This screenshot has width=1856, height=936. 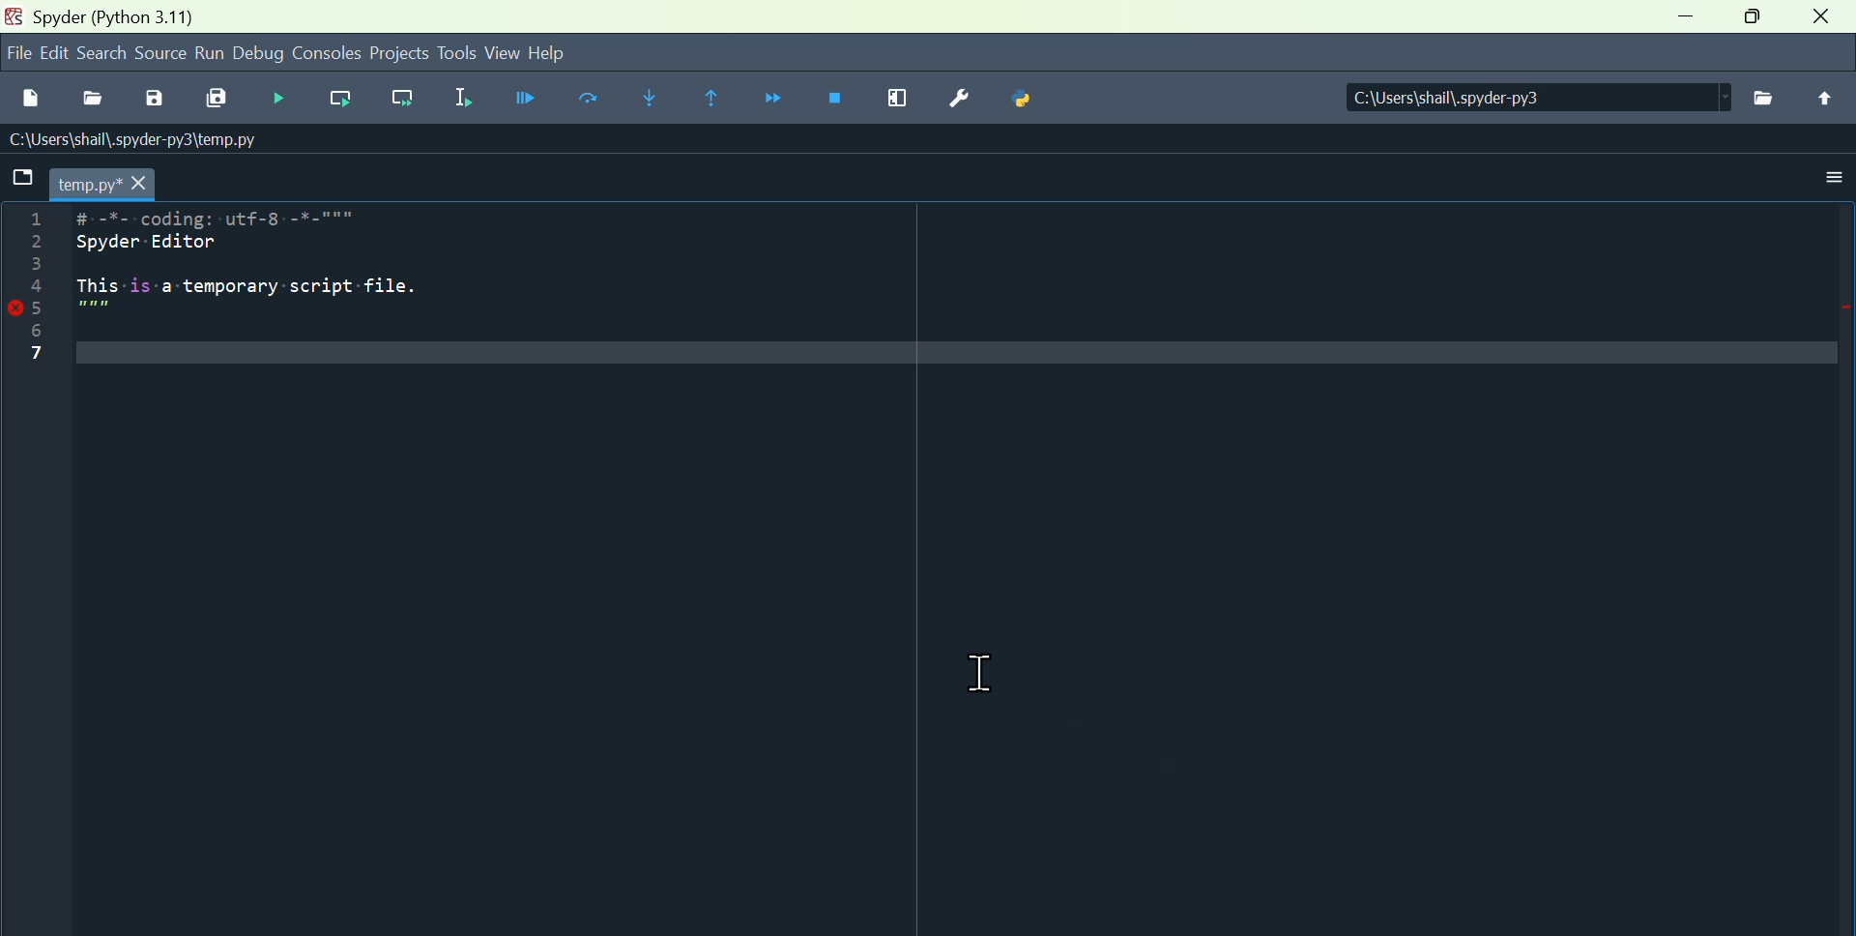 What do you see at coordinates (836, 95) in the screenshot?
I see `Stop debugging` at bounding box center [836, 95].